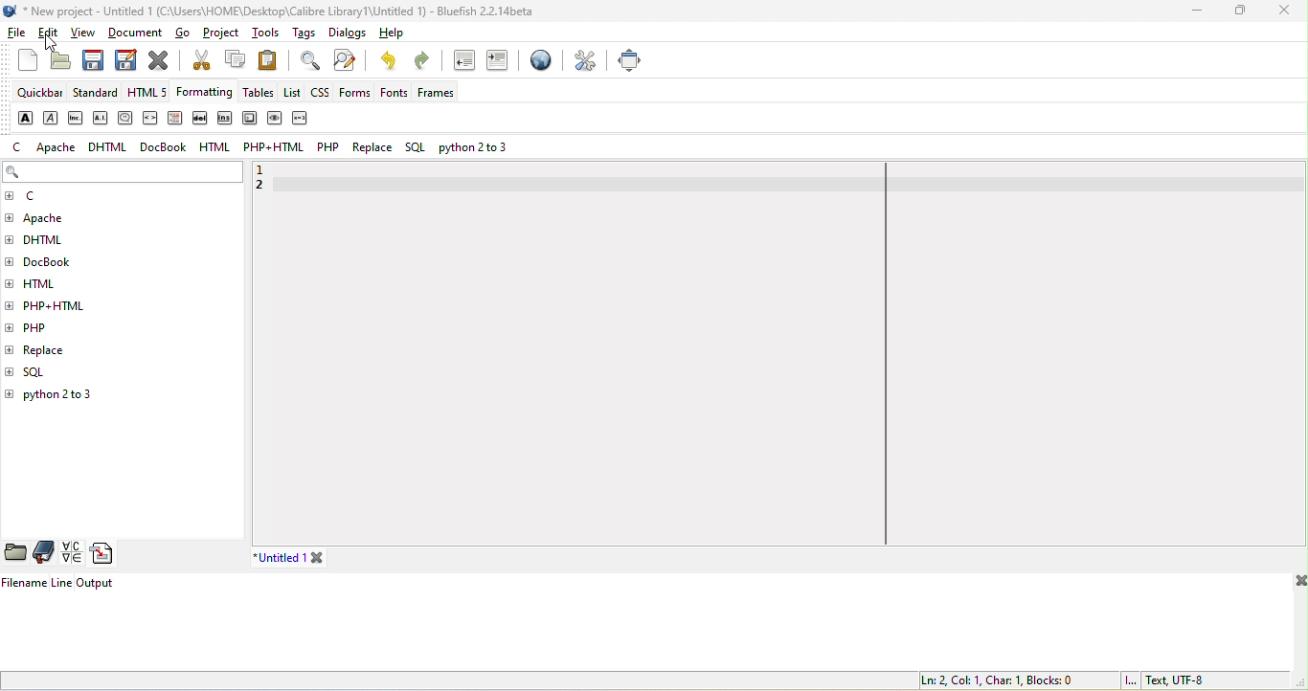  Describe the element at coordinates (71, 553) in the screenshot. I see `charmap` at that location.